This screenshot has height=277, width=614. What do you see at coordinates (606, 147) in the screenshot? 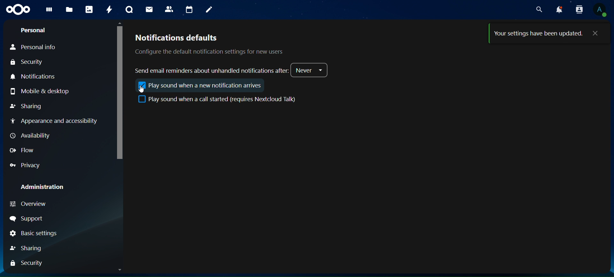
I see `Scrollbar` at bounding box center [606, 147].